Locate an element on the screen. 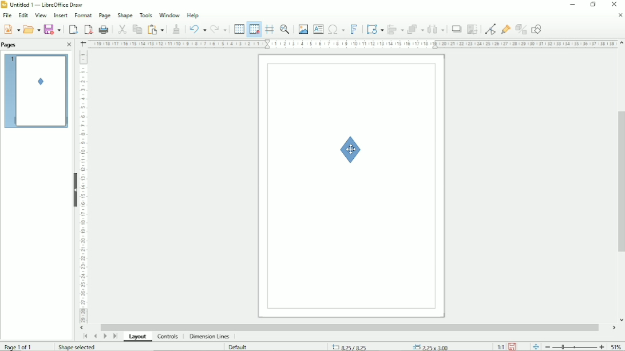 This screenshot has width=625, height=351. Cursor is located at coordinates (351, 149).